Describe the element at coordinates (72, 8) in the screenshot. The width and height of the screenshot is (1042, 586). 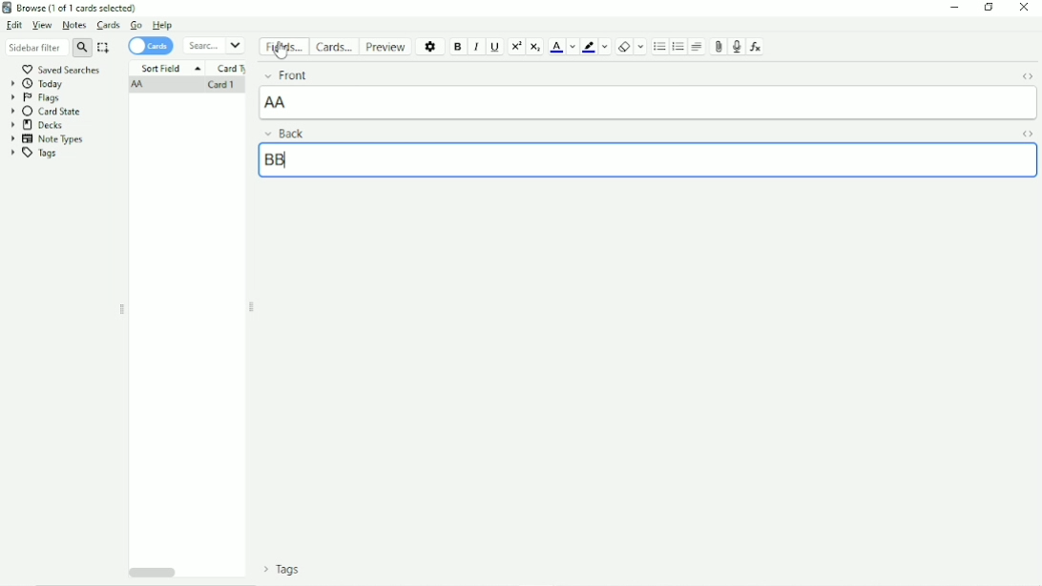
I see `Browse (1 of 1 cards selected)` at that location.